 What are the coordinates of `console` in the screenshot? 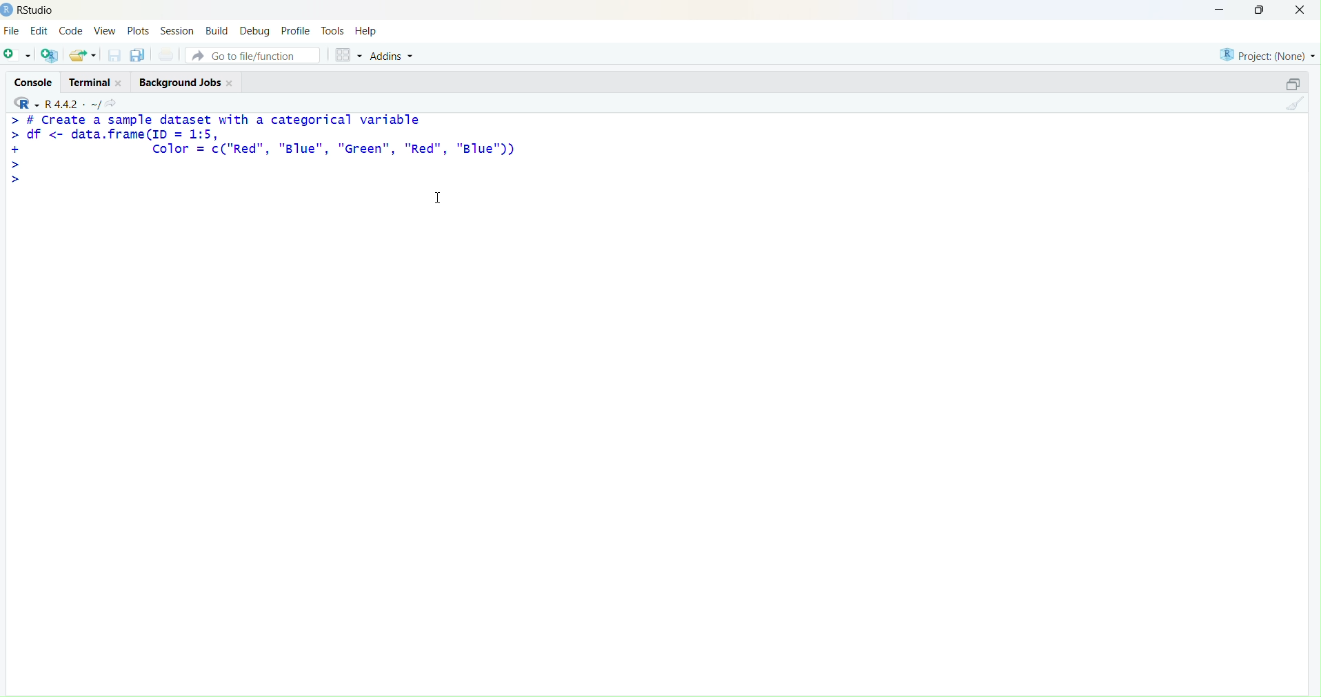 It's located at (35, 83).